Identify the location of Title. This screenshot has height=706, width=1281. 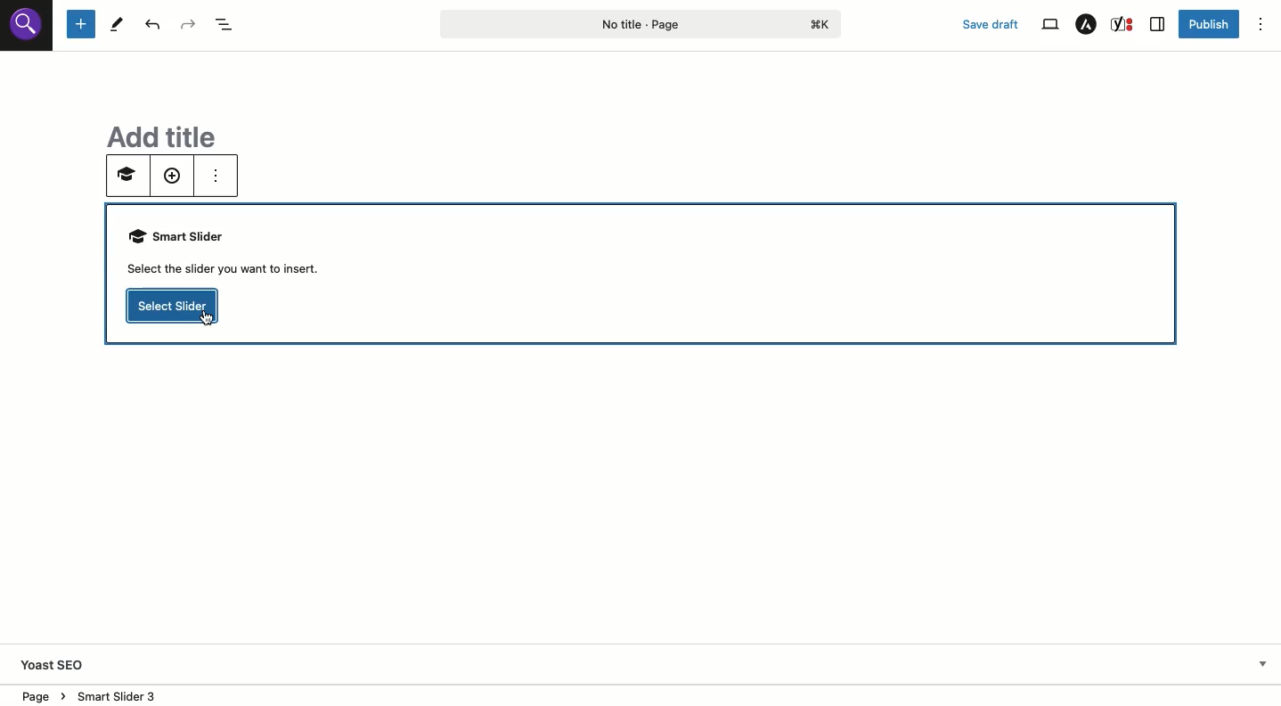
(153, 134).